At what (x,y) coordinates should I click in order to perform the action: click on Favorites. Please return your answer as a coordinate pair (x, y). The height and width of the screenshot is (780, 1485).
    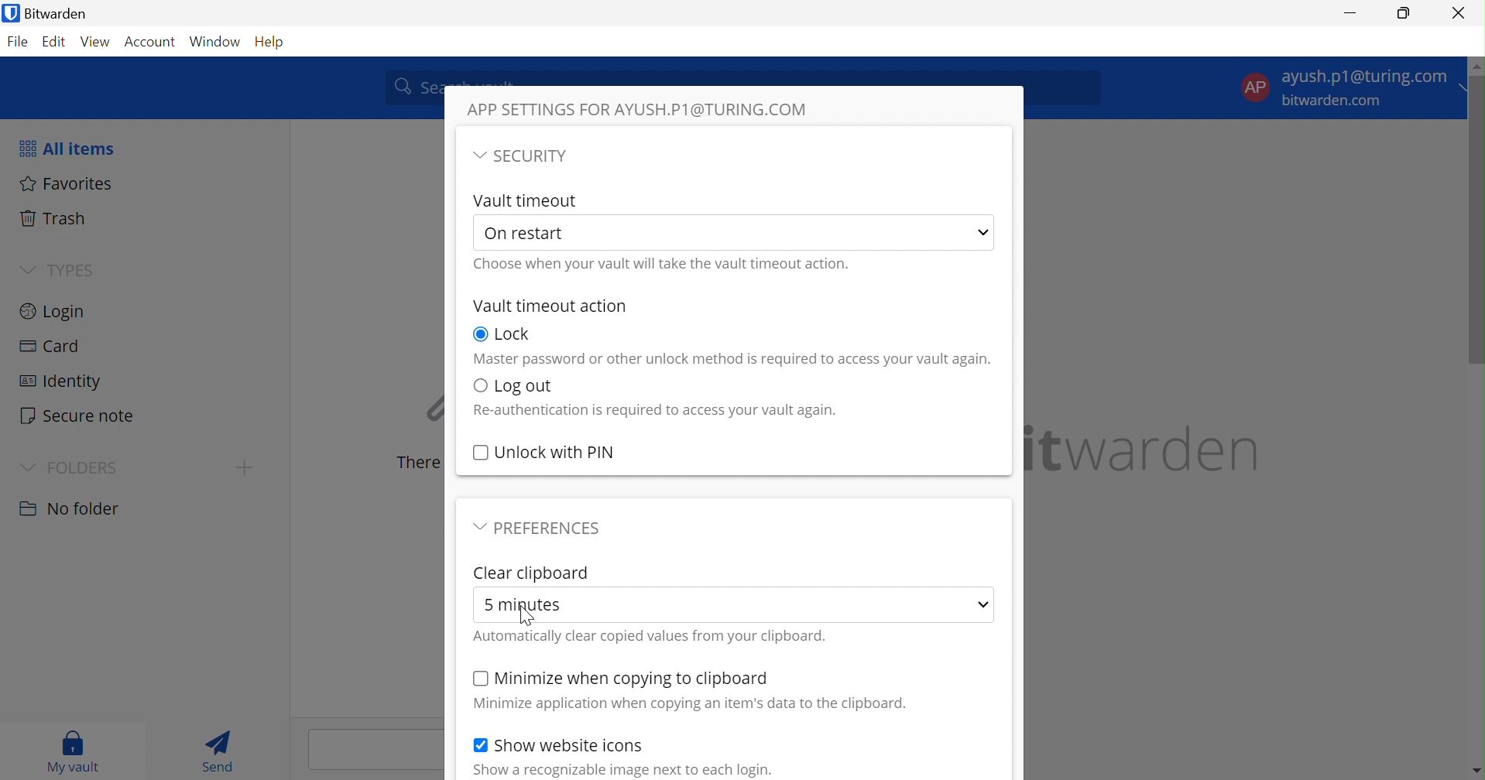
    Looking at the image, I should click on (70, 184).